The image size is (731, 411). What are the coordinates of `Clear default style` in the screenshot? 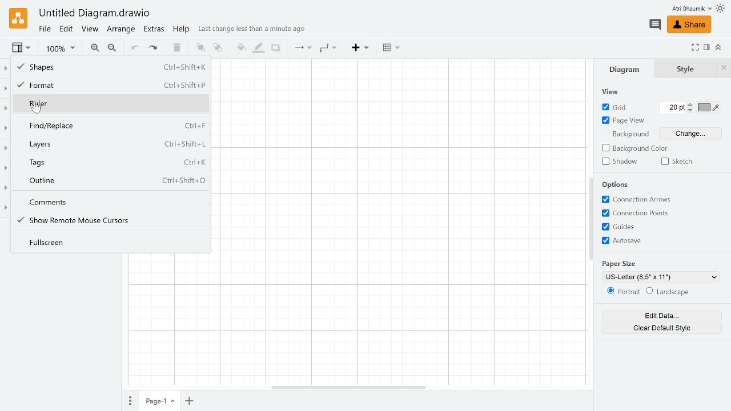 It's located at (661, 328).